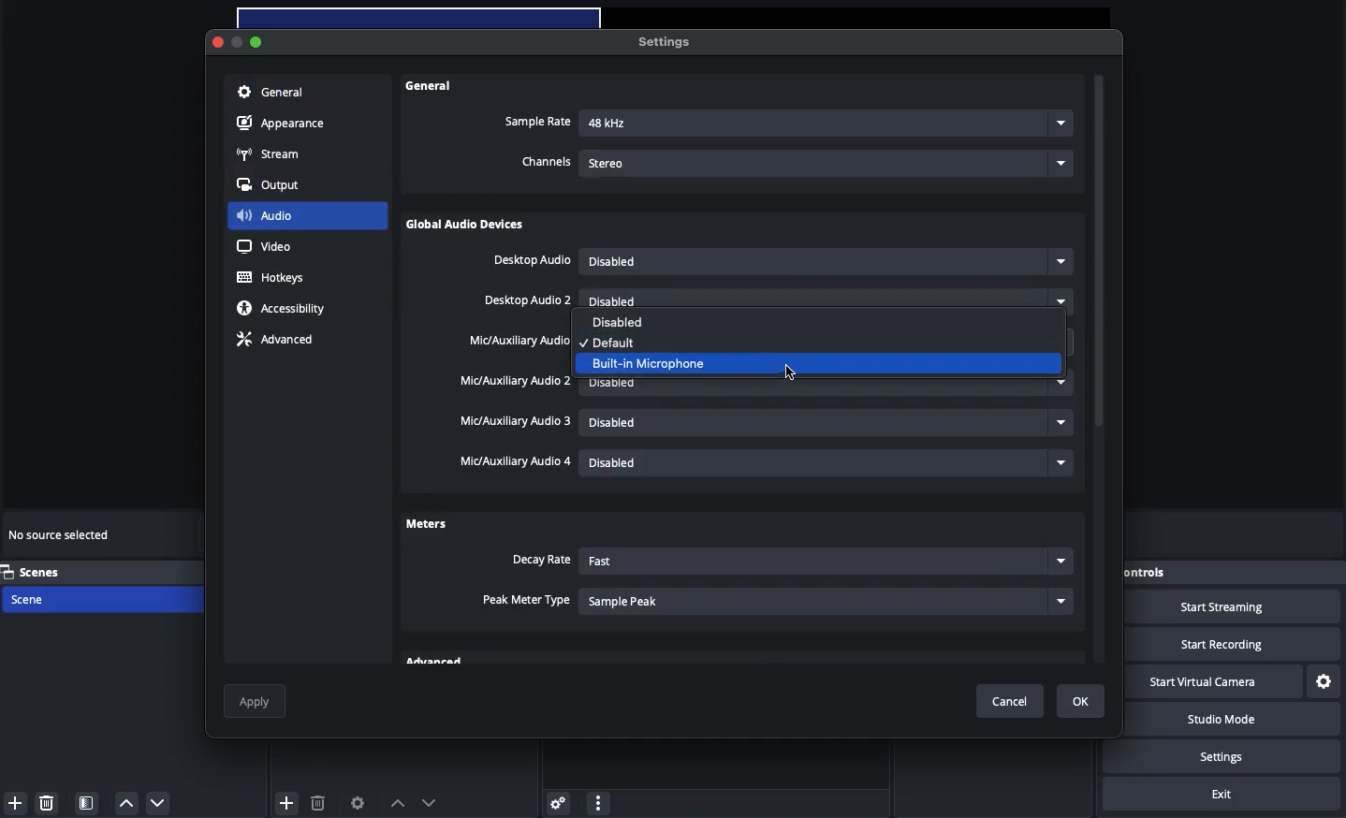 The height and width of the screenshot is (818, 1346). Describe the element at coordinates (44, 572) in the screenshot. I see `Scenes` at that location.